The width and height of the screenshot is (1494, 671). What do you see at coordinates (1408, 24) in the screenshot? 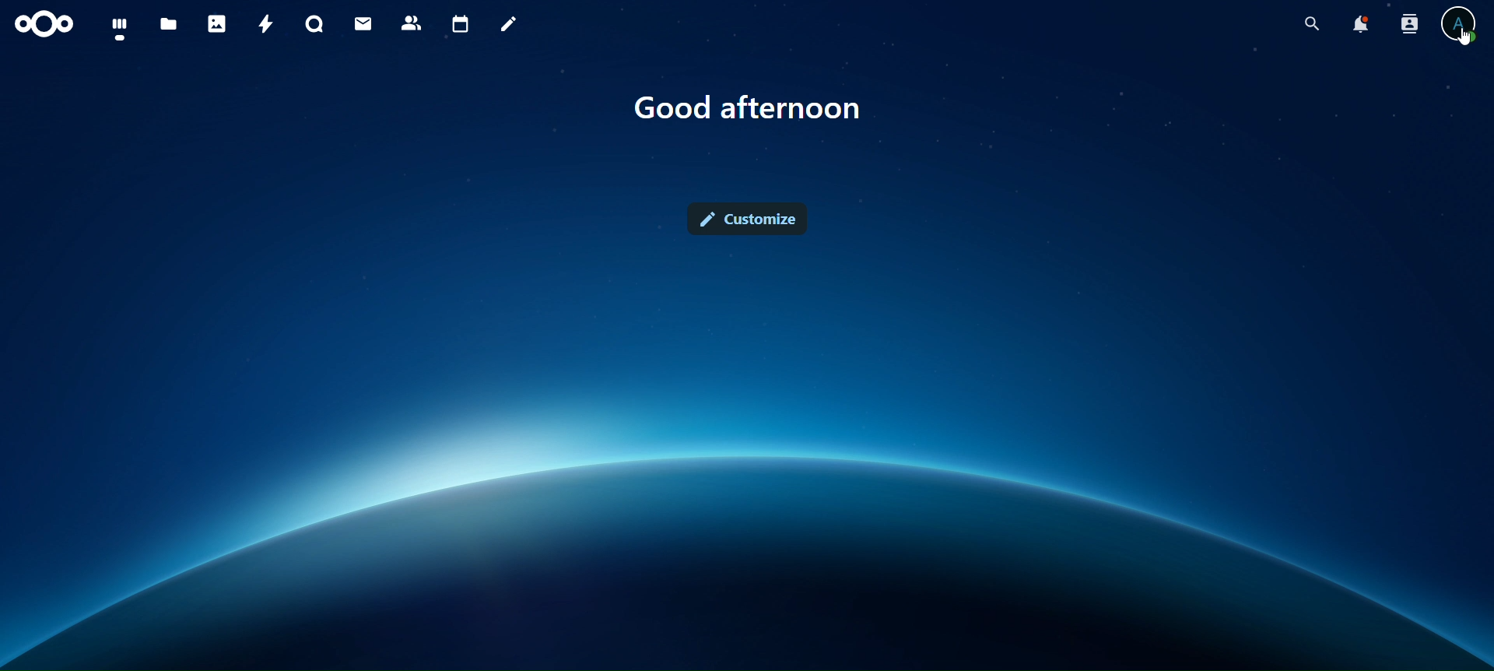
I see `search contacts` at bounding box center [1408, 24].